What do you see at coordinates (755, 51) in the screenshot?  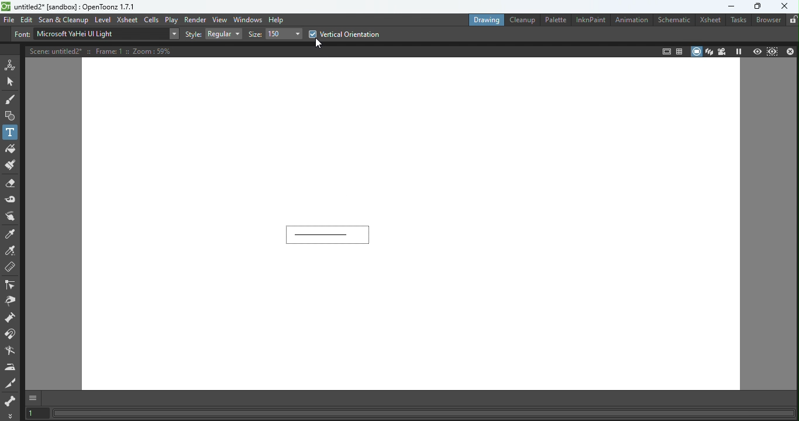 I see `Preview` at bounding box center [755, 51].